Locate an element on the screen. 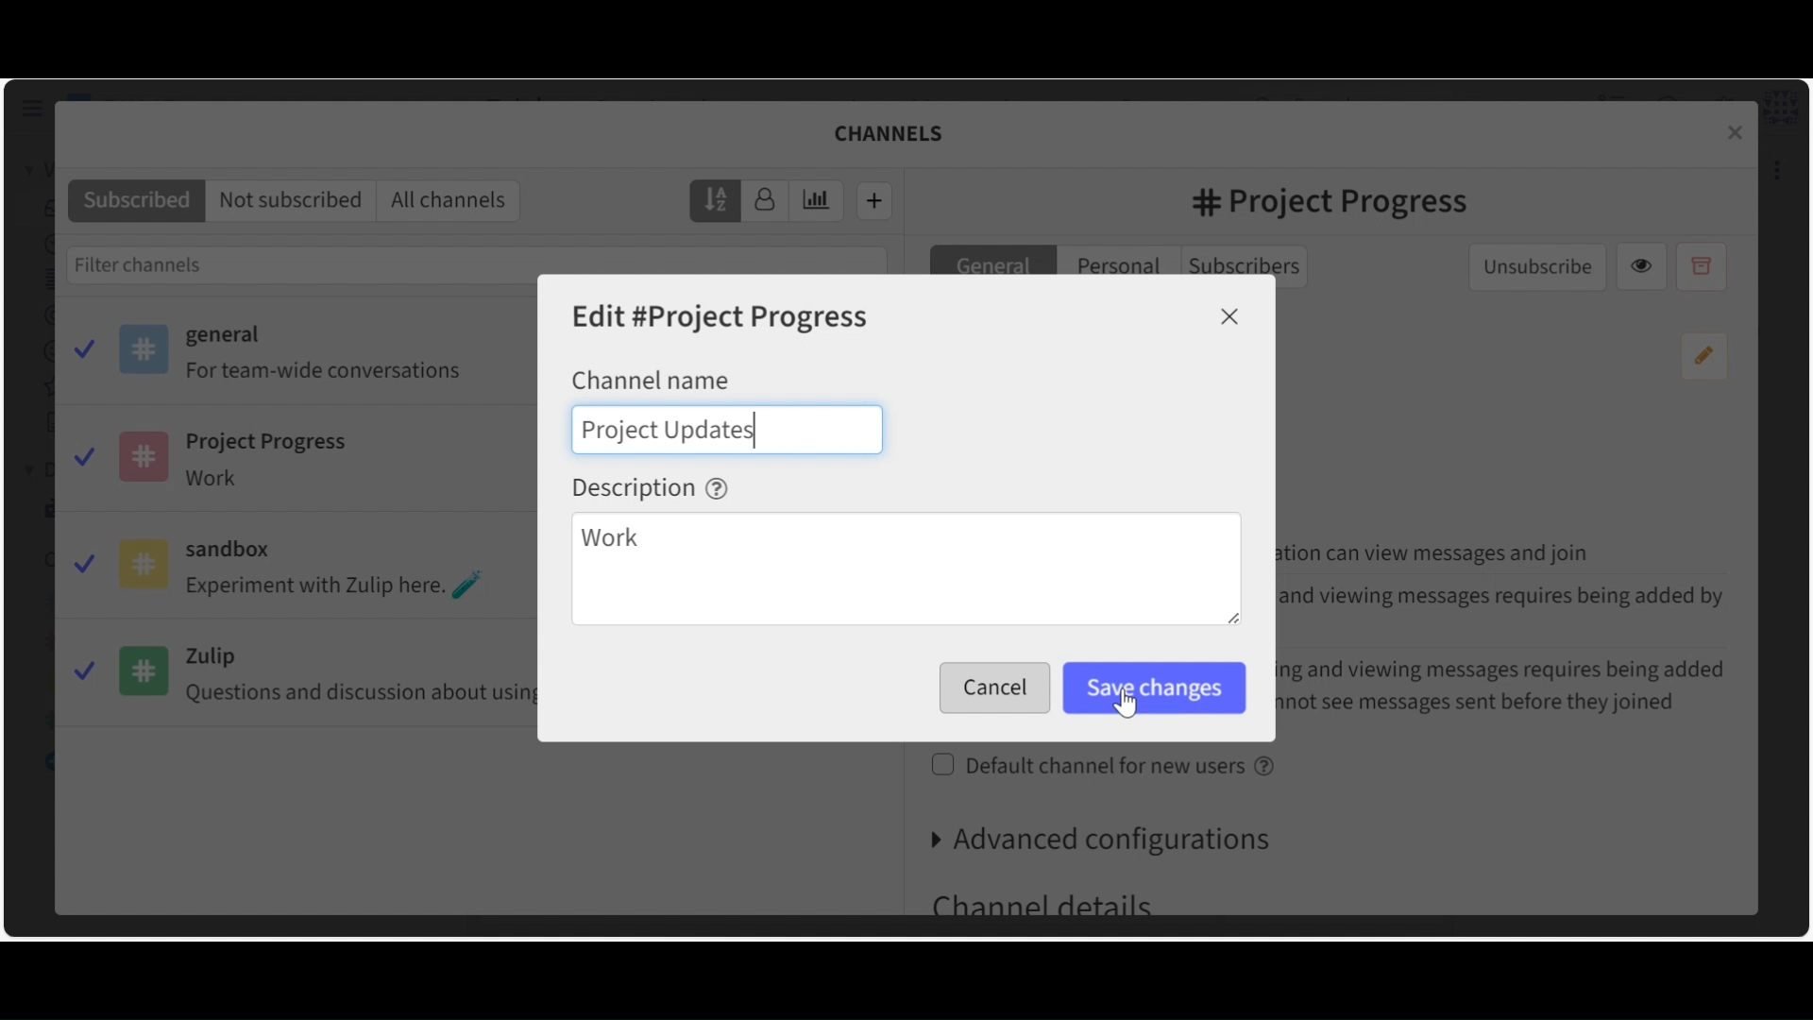  Description Field is located at coordinates (906, 571).